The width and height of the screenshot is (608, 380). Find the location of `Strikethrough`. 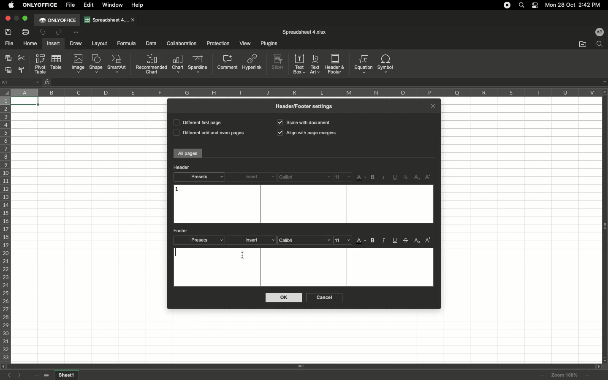

Strikethrough is located at coordinates (407, 177).